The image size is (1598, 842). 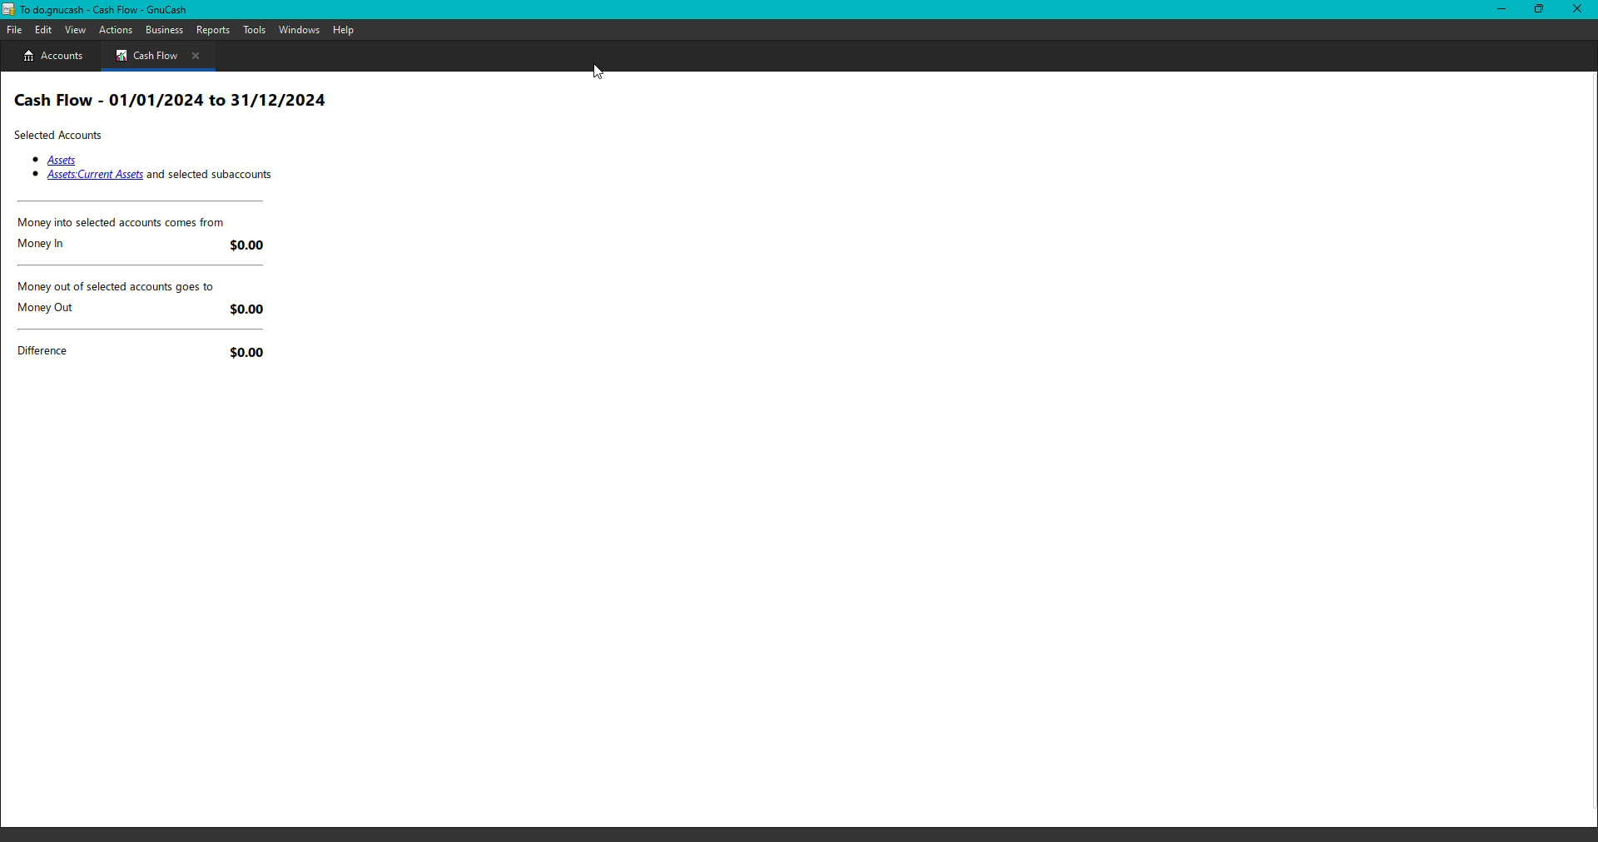 I want to click on Cash Flow Report Heading, so click(x=171, y=101).